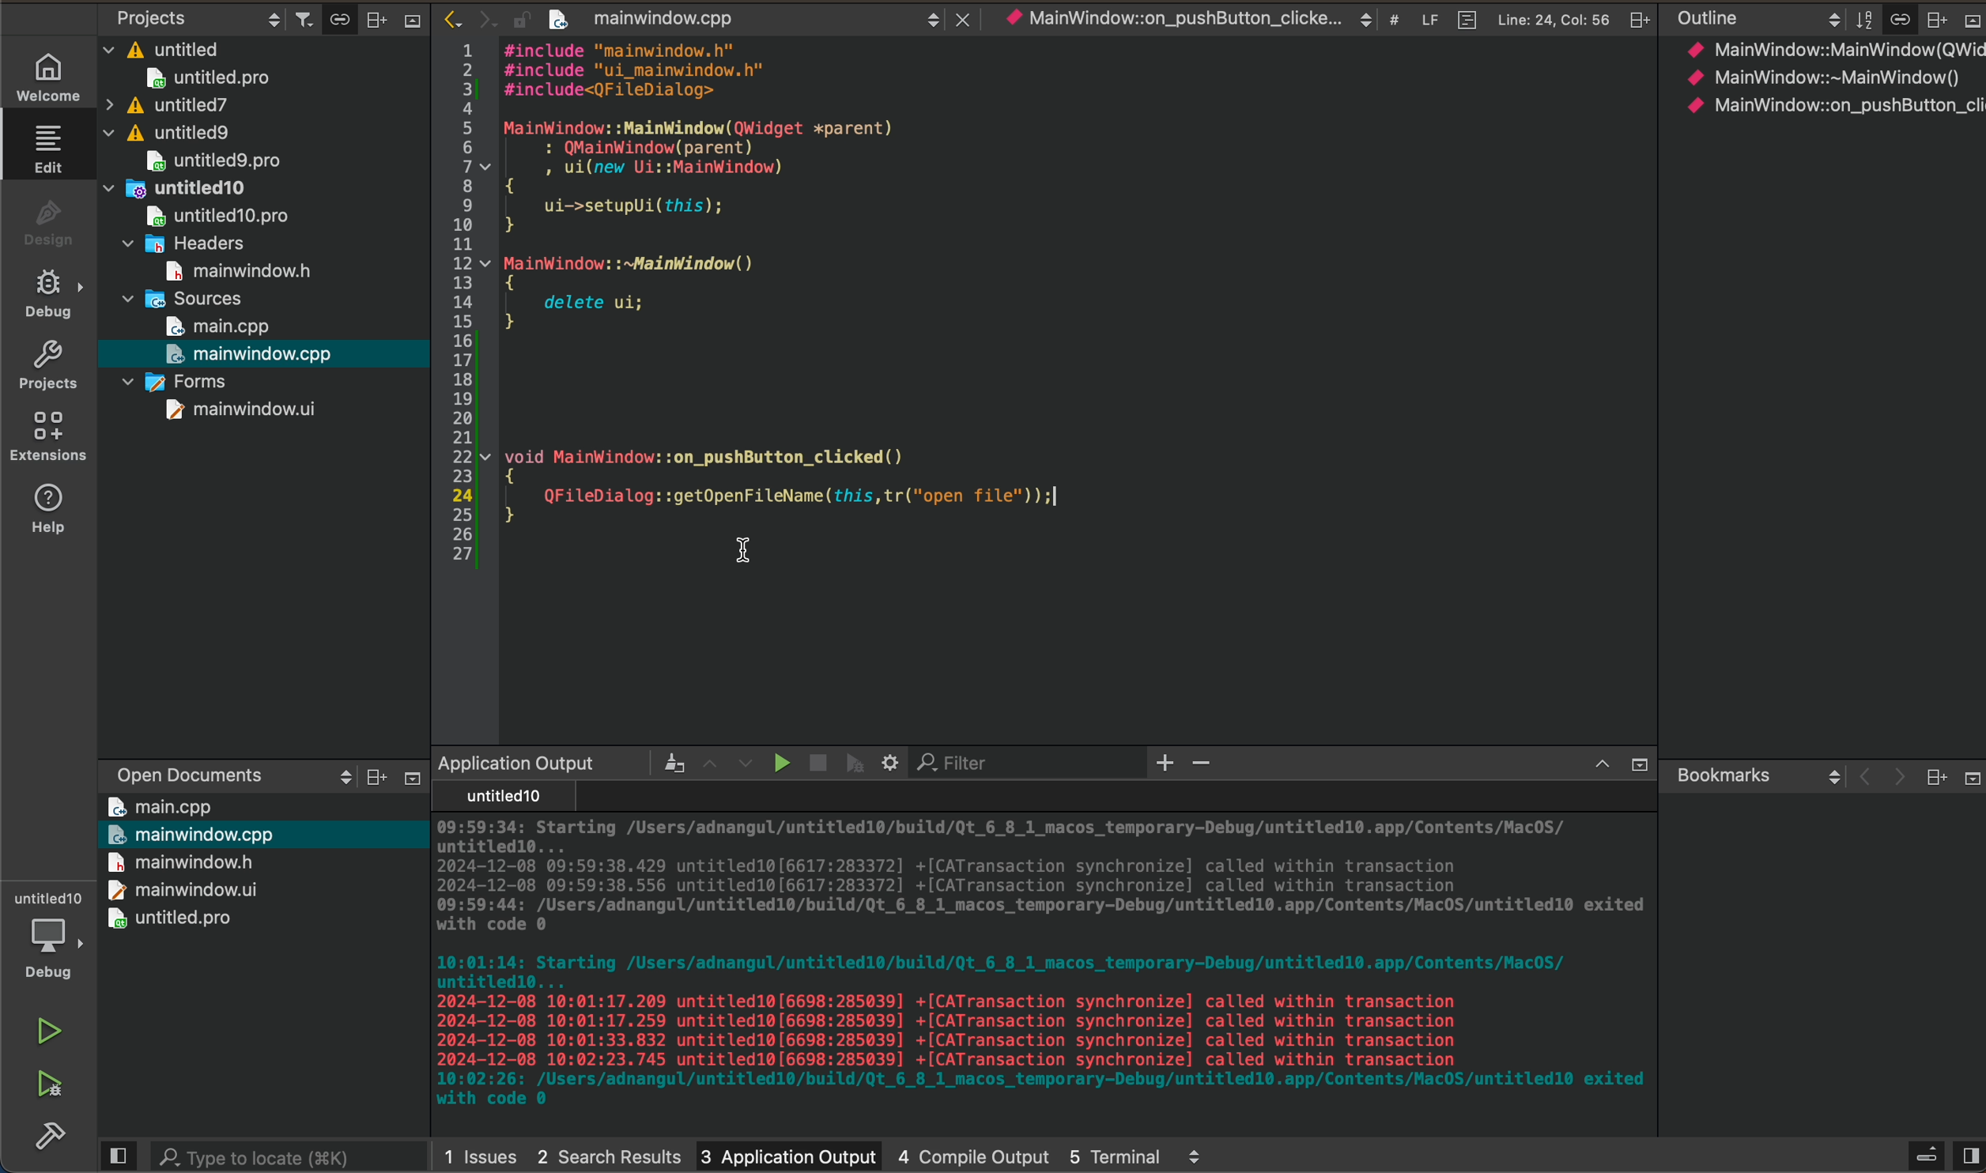  I want to click on debug, so click(47, 295).